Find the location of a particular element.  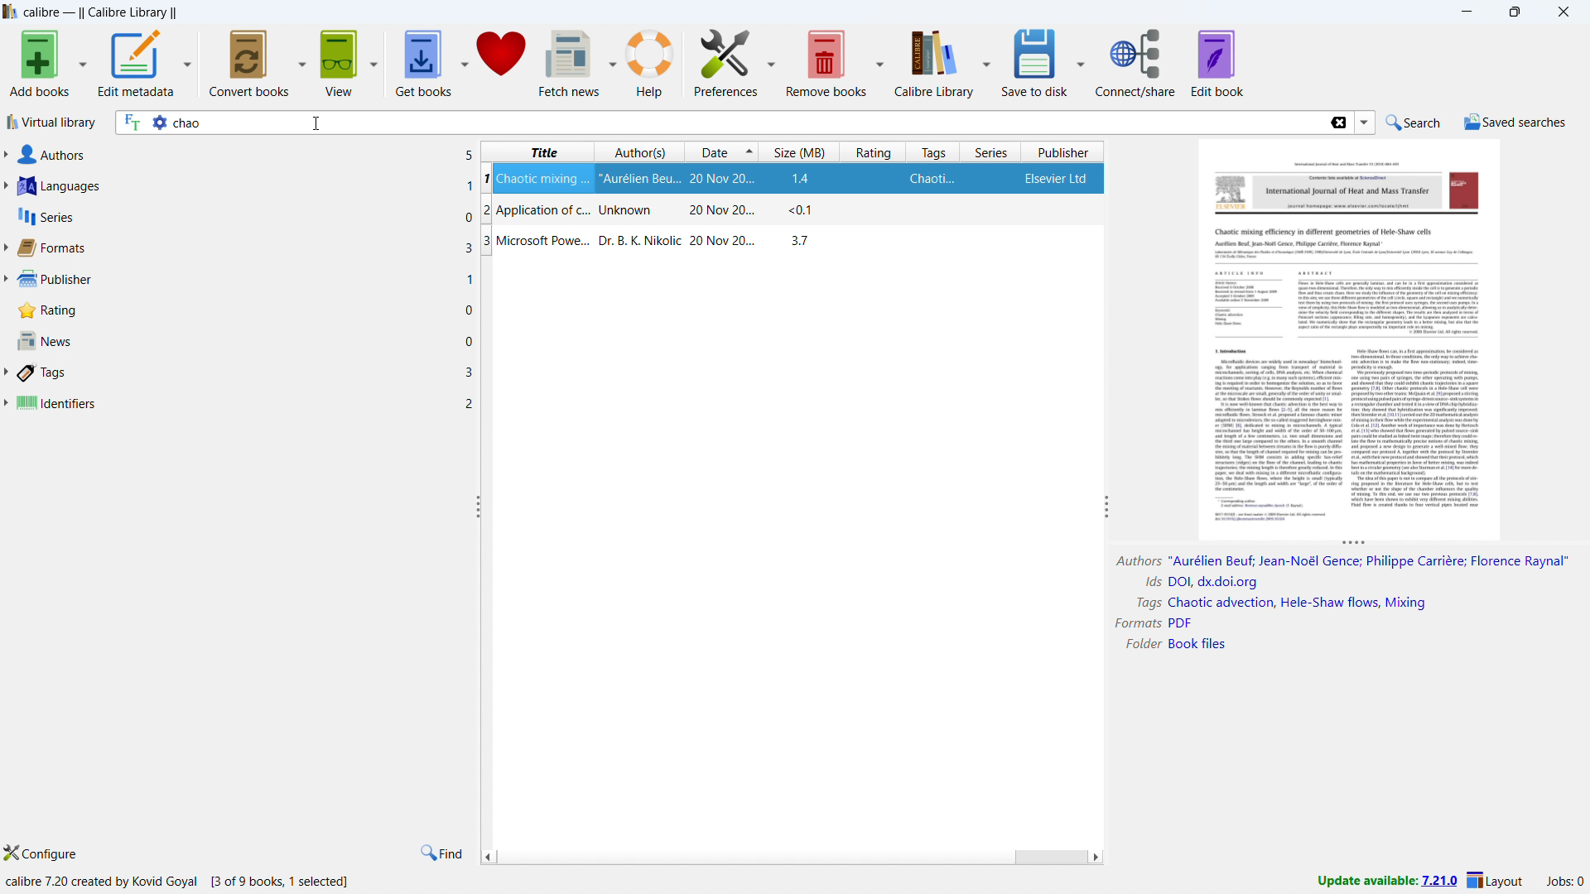

sort by series is located at coordinates (994, 151).